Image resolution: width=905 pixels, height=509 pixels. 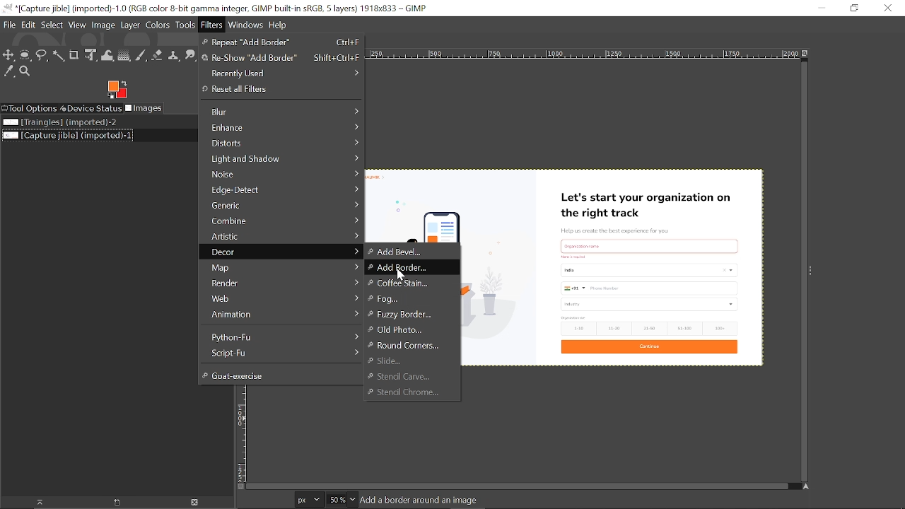 I want to click on Images, so click(x=145, y=108).